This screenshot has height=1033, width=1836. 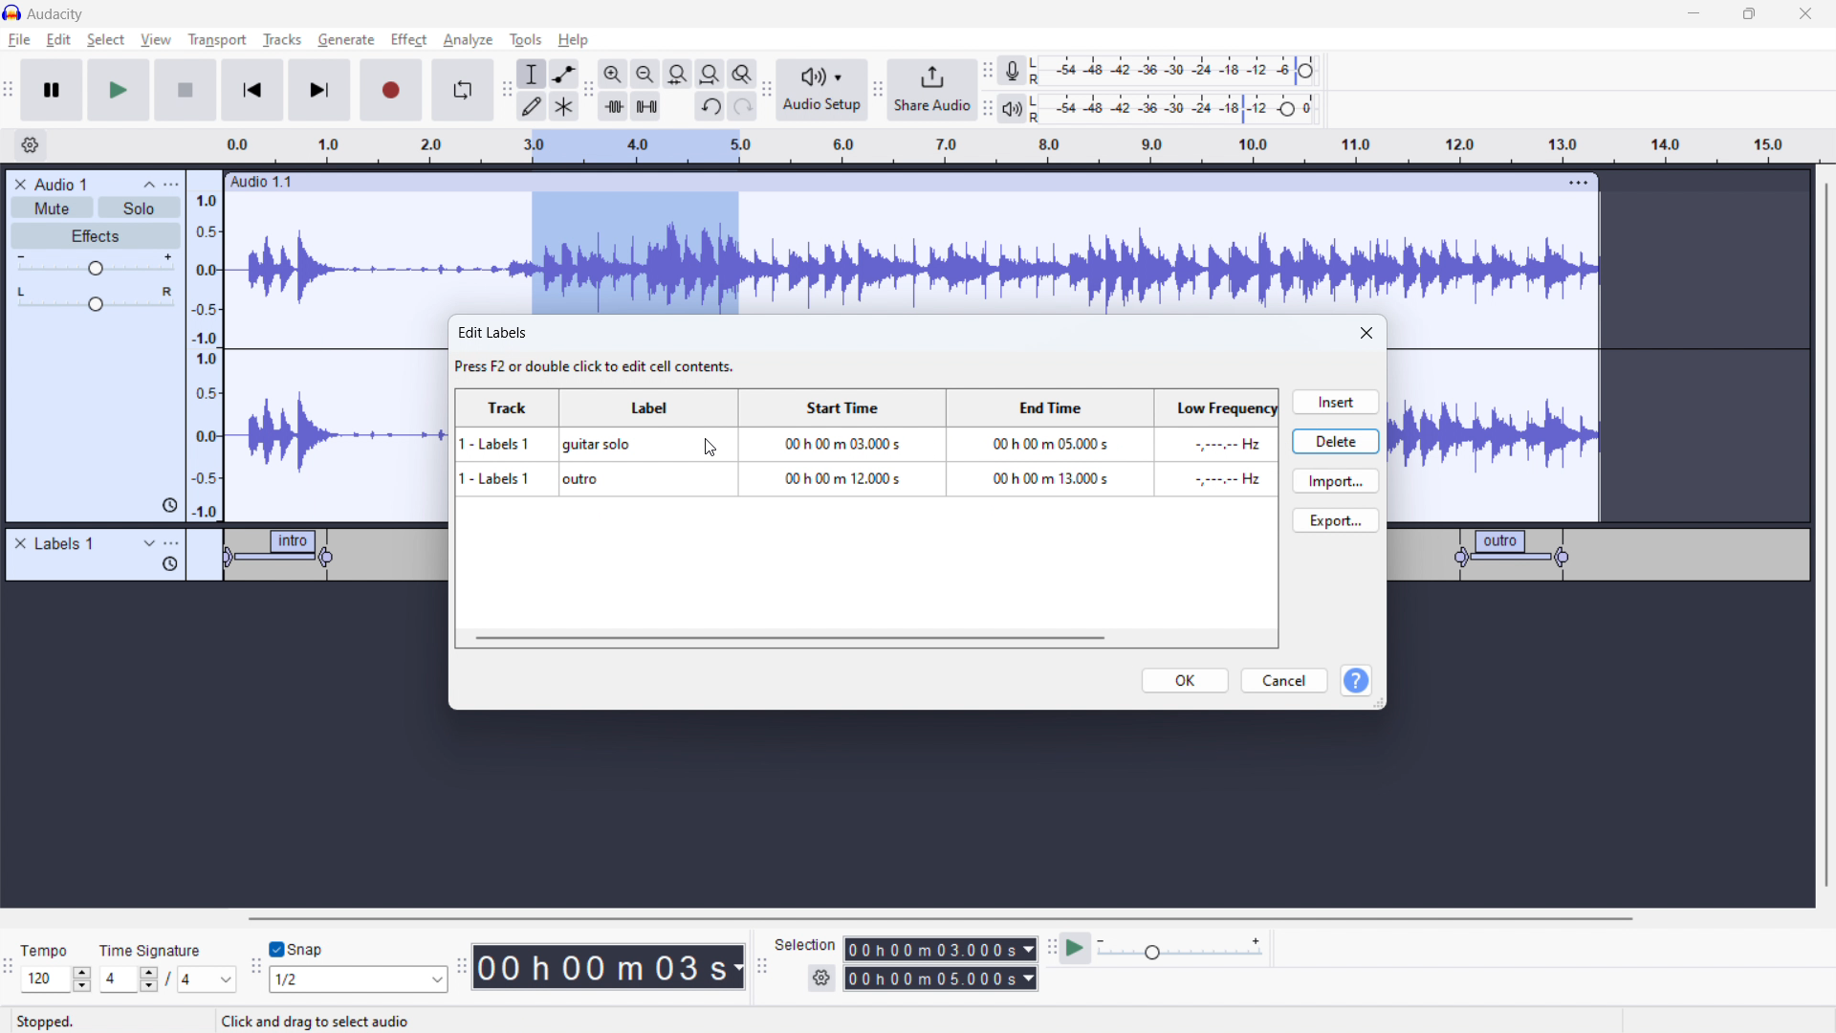 What do you see at coordinates (576, 40) in the screenshot?
I see `help` at bounding box center [576, 40].